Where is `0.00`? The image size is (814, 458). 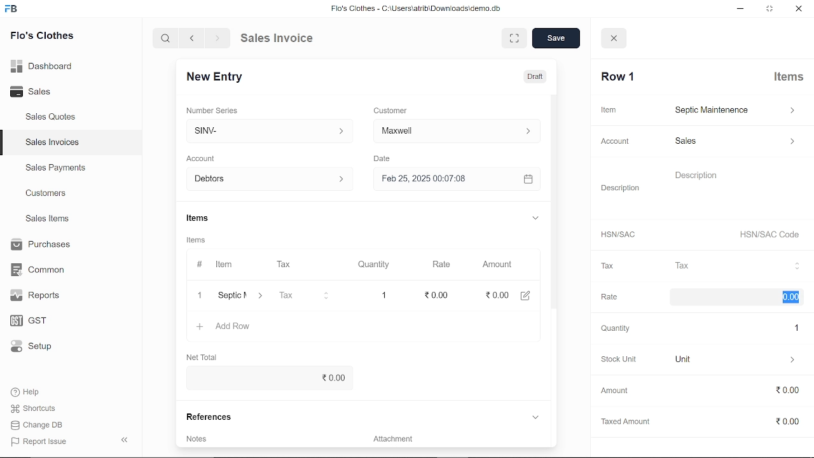 0.00 is located at coordinates (268, 377).